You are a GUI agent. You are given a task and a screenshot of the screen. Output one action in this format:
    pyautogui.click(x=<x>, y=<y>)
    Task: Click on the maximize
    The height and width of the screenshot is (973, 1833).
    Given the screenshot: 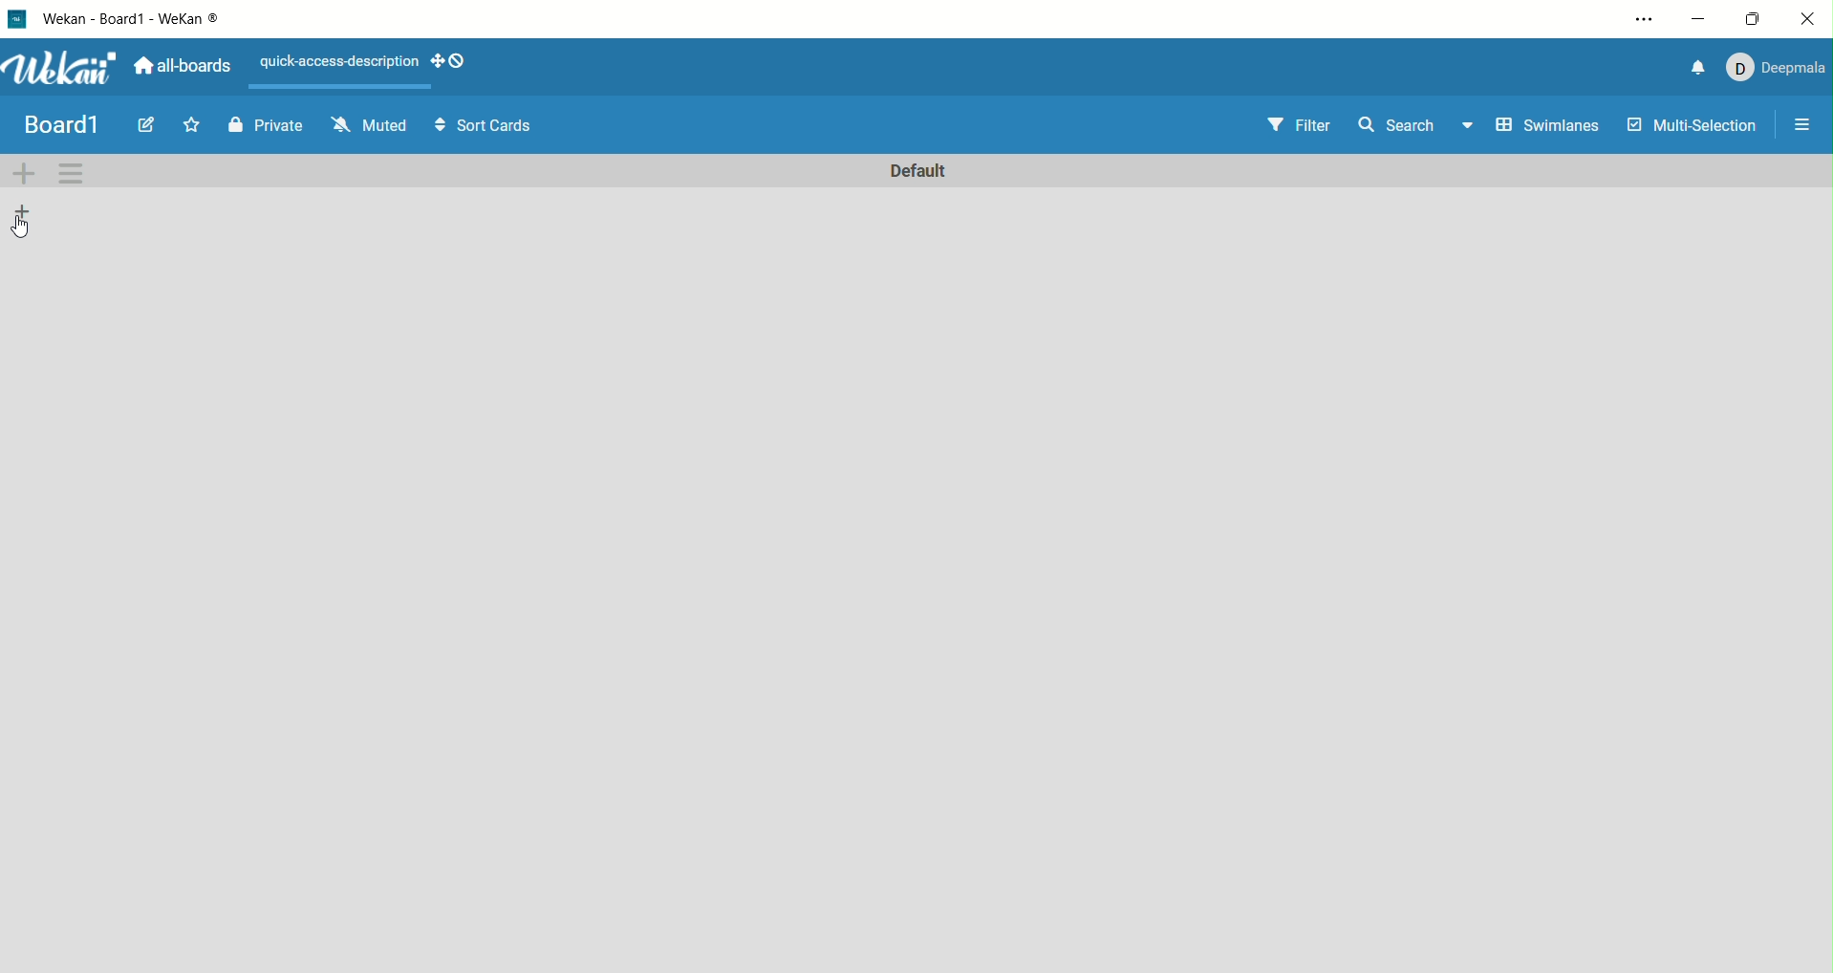 What is the action you would take?
    pyautogui.click(x=1758, y=16)
    